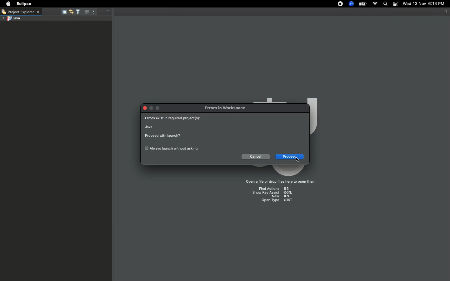 This screenshot has width=450, height=281. I want to click on Date/time, so click(426, 3).